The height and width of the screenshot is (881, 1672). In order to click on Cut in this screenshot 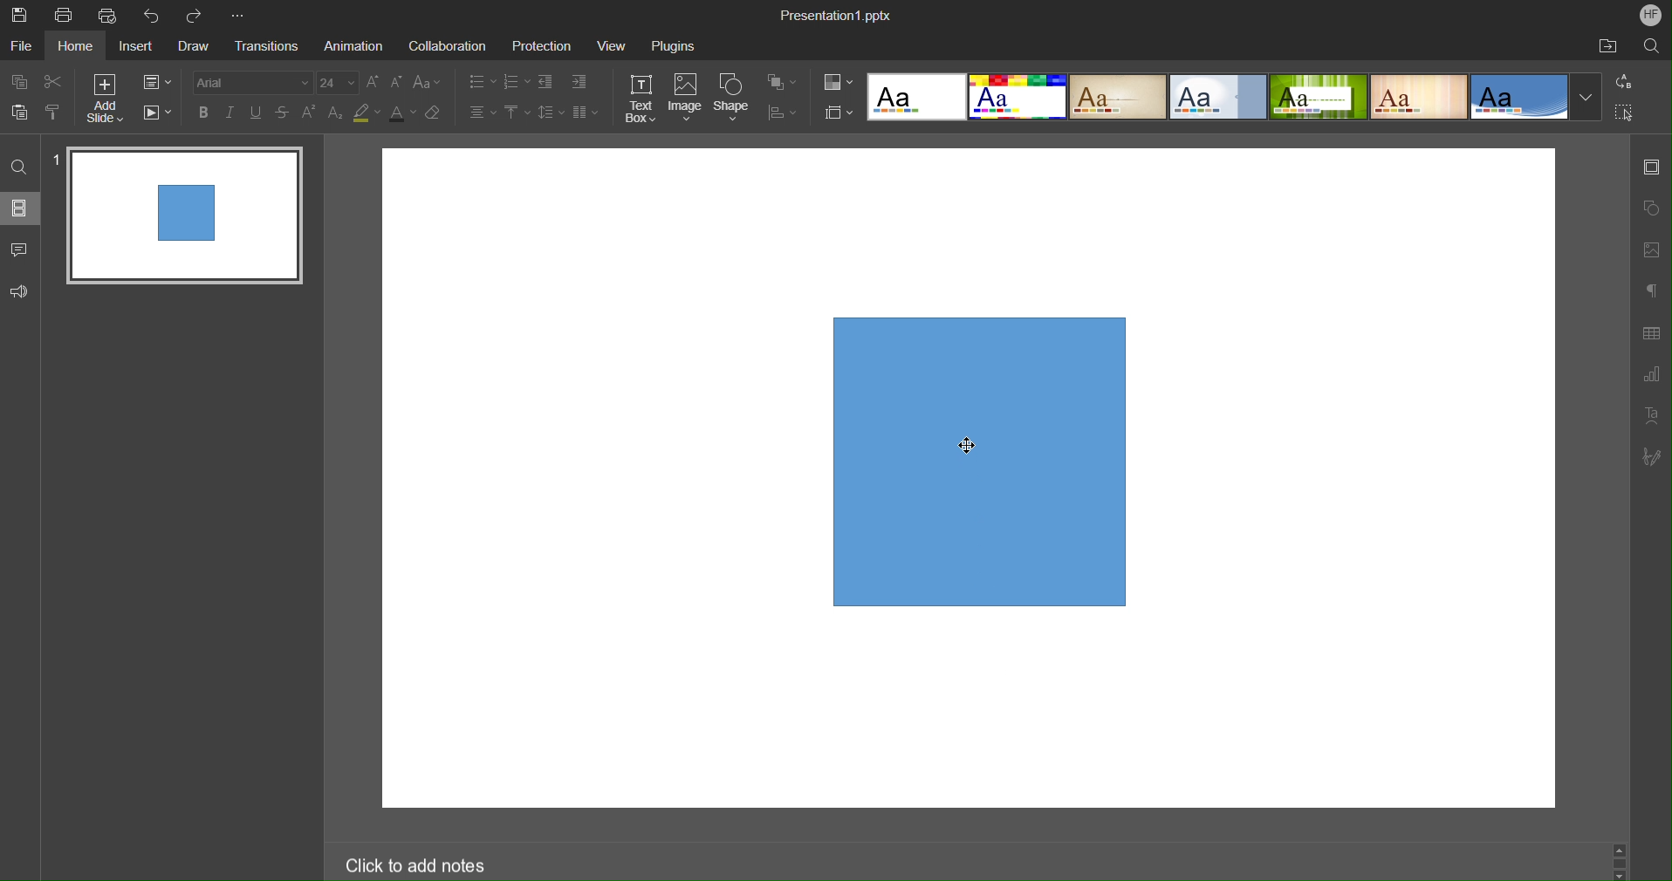, I will do `click(51, 81)`.